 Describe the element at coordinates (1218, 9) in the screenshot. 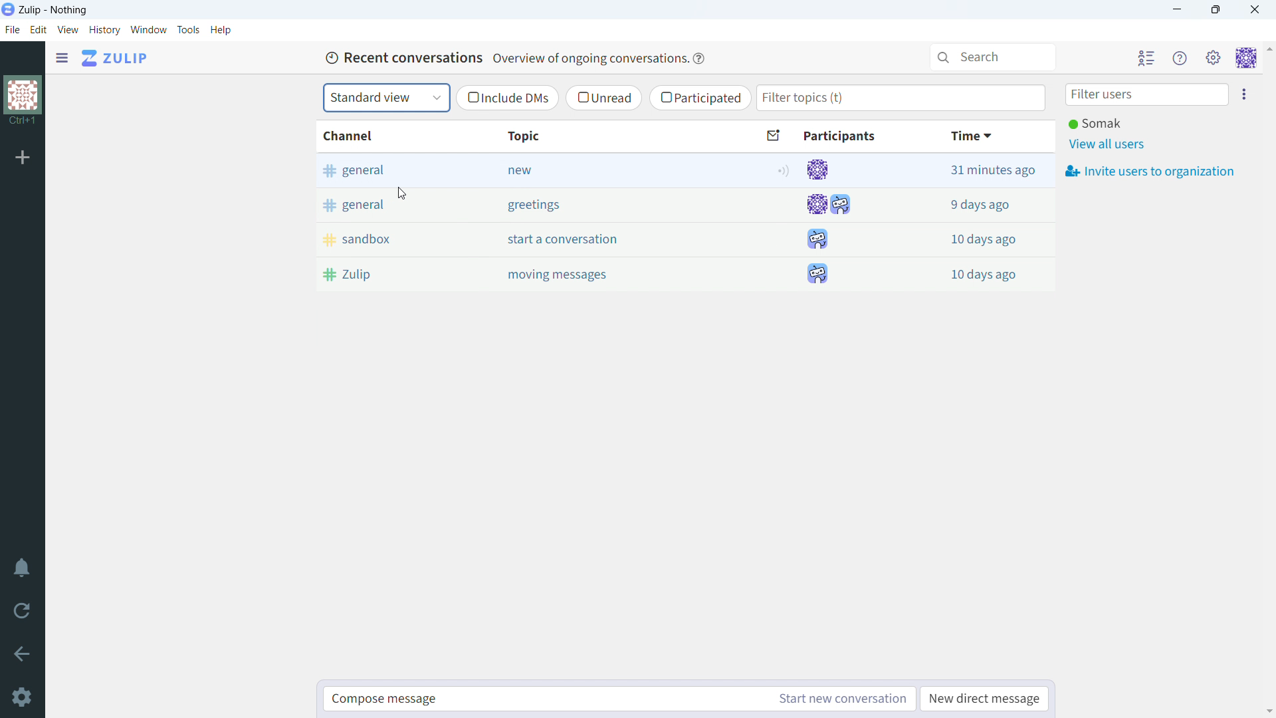

I see `maximize` at that location.